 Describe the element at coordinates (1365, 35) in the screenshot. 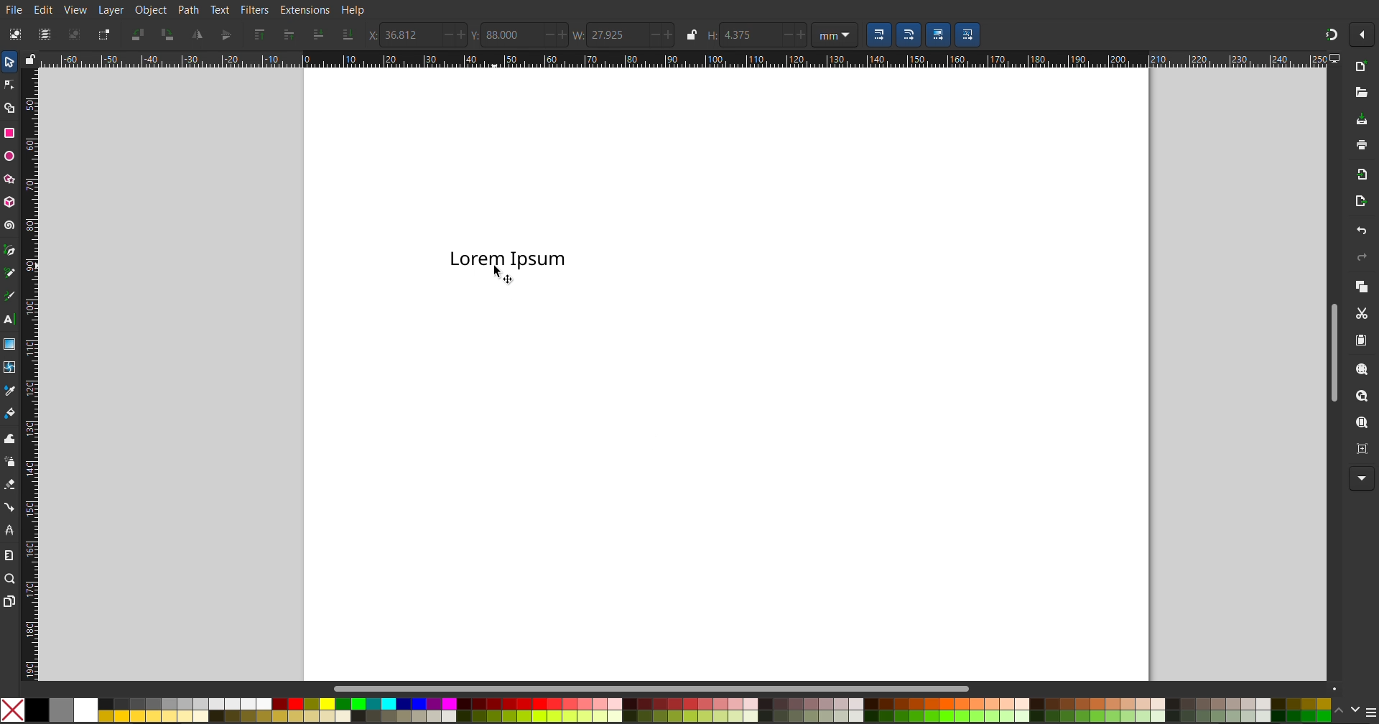

I see `Options` at that location.